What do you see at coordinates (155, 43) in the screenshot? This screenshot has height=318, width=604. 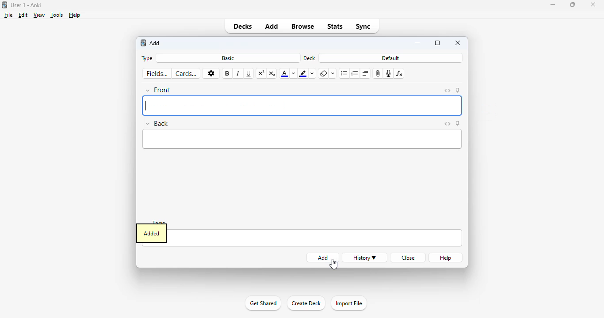 I see `add` at bounding box center [155, 43].